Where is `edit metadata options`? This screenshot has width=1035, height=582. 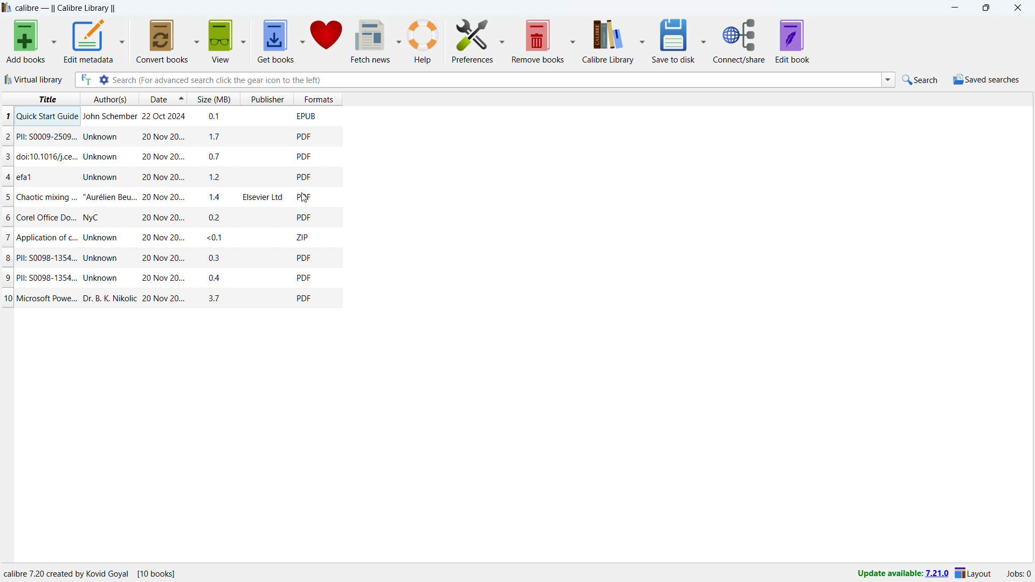
edit metadata options is located at coordinates (121, 40).